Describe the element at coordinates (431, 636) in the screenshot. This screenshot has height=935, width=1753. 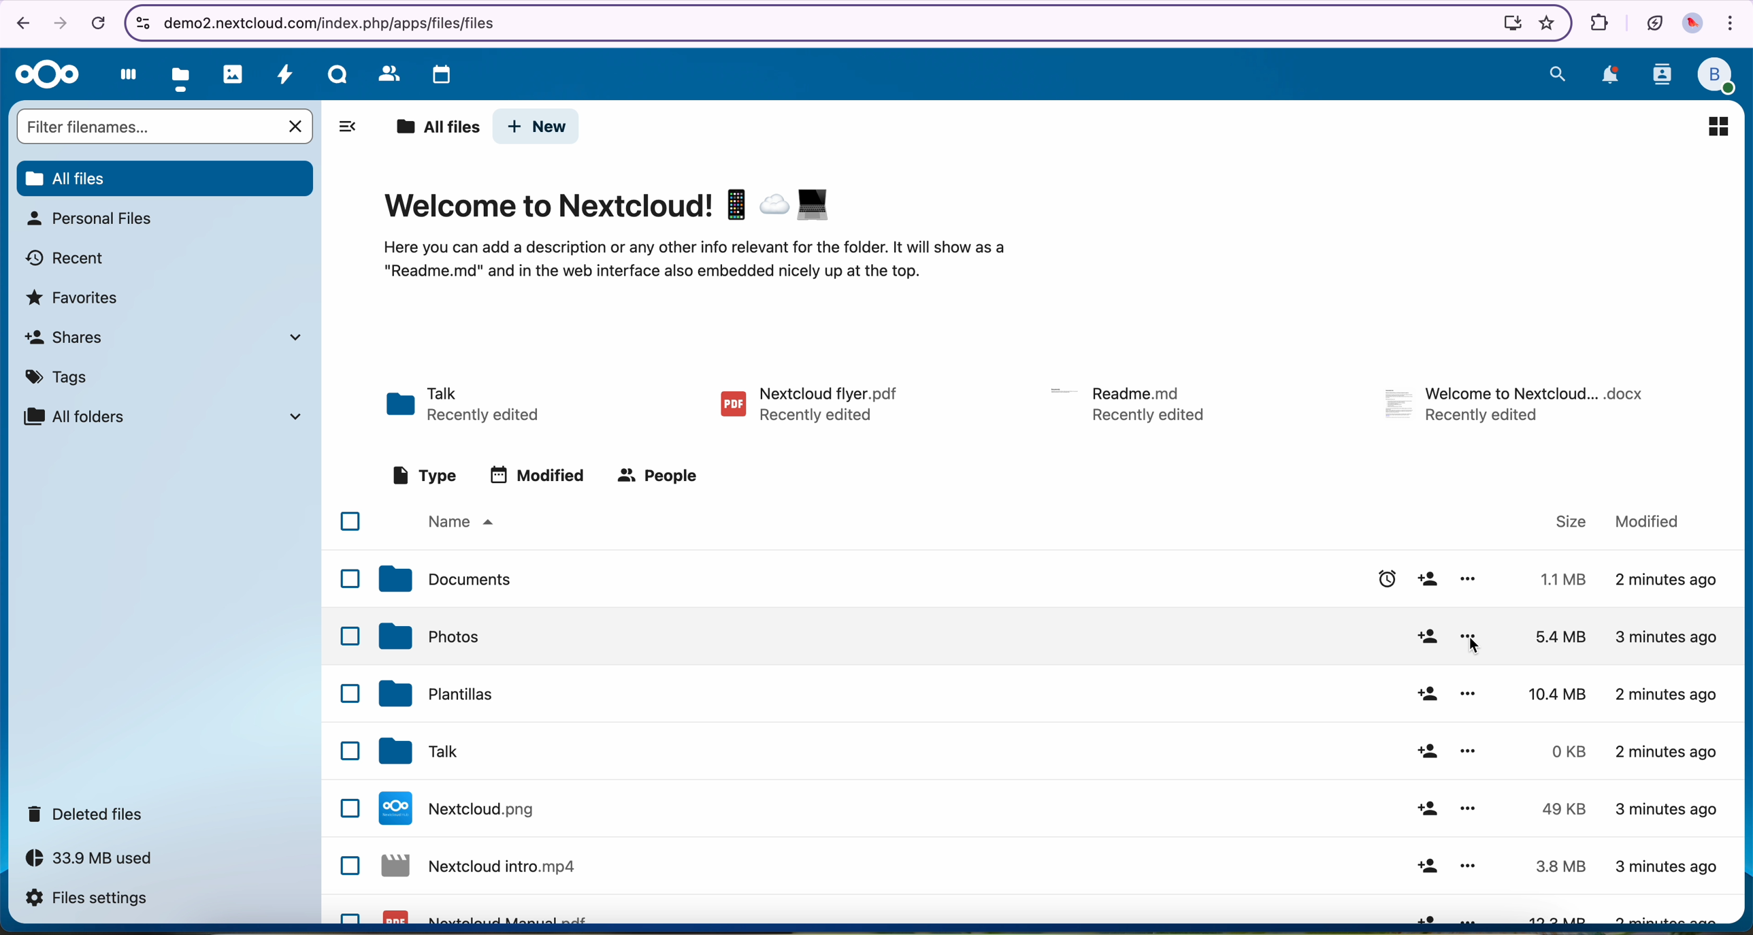
I see `photos` at that location.